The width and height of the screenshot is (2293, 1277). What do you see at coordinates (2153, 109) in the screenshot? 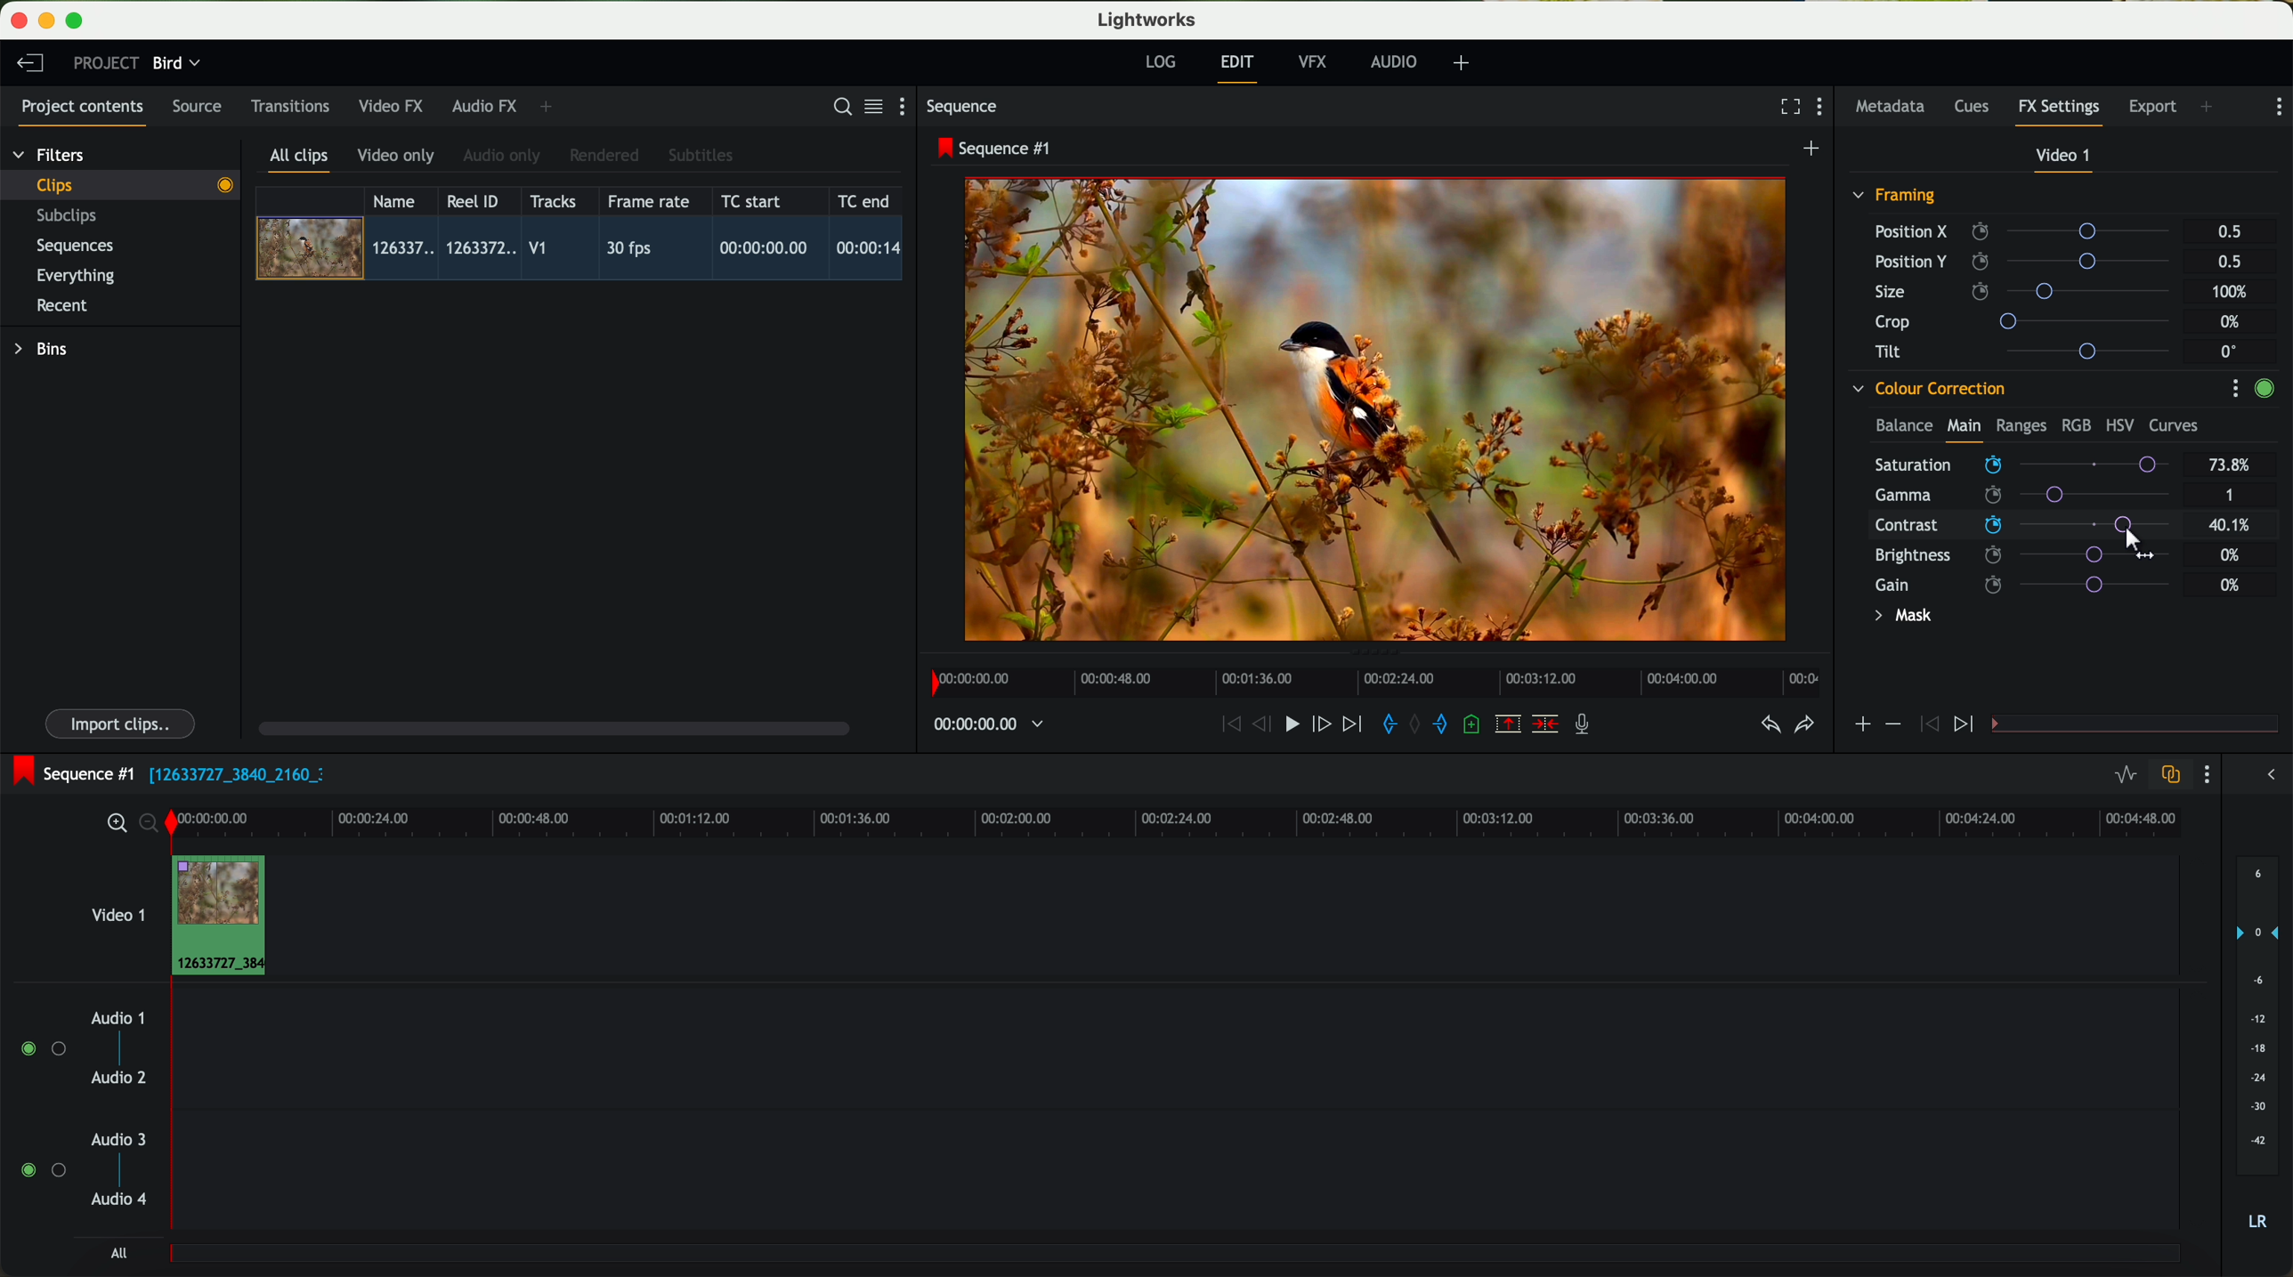
I see `export` at bounding box center [2153, 109].